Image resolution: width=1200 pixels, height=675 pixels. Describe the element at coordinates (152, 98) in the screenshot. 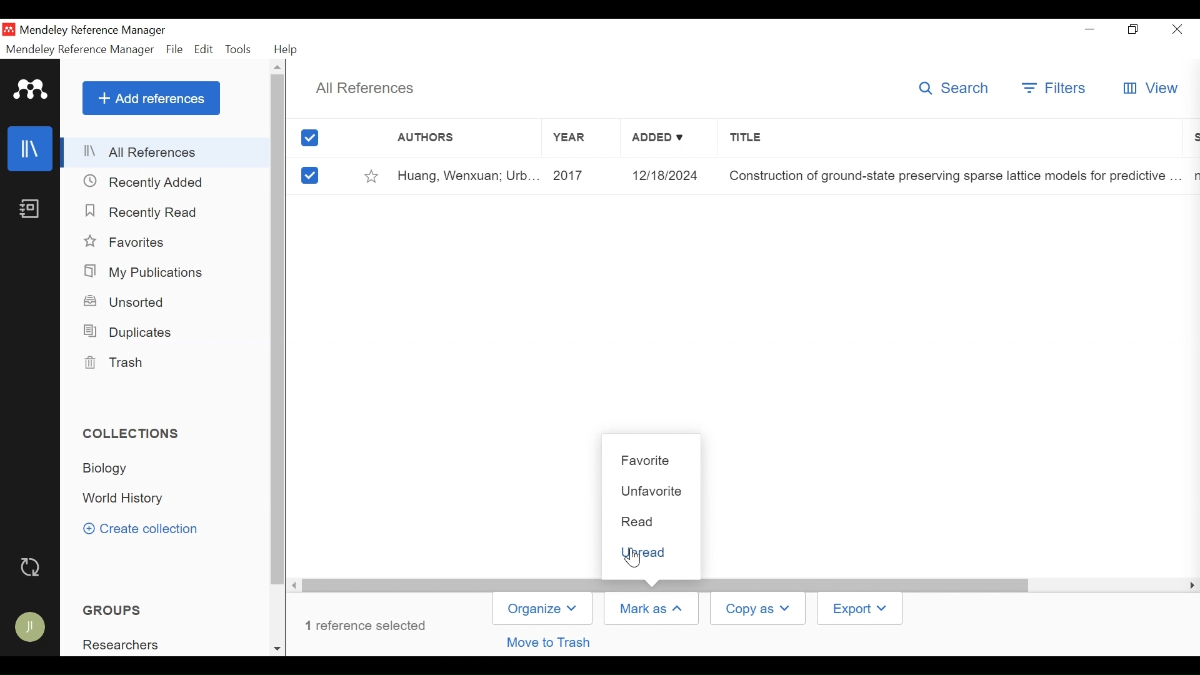

I see `Add References` at that location.